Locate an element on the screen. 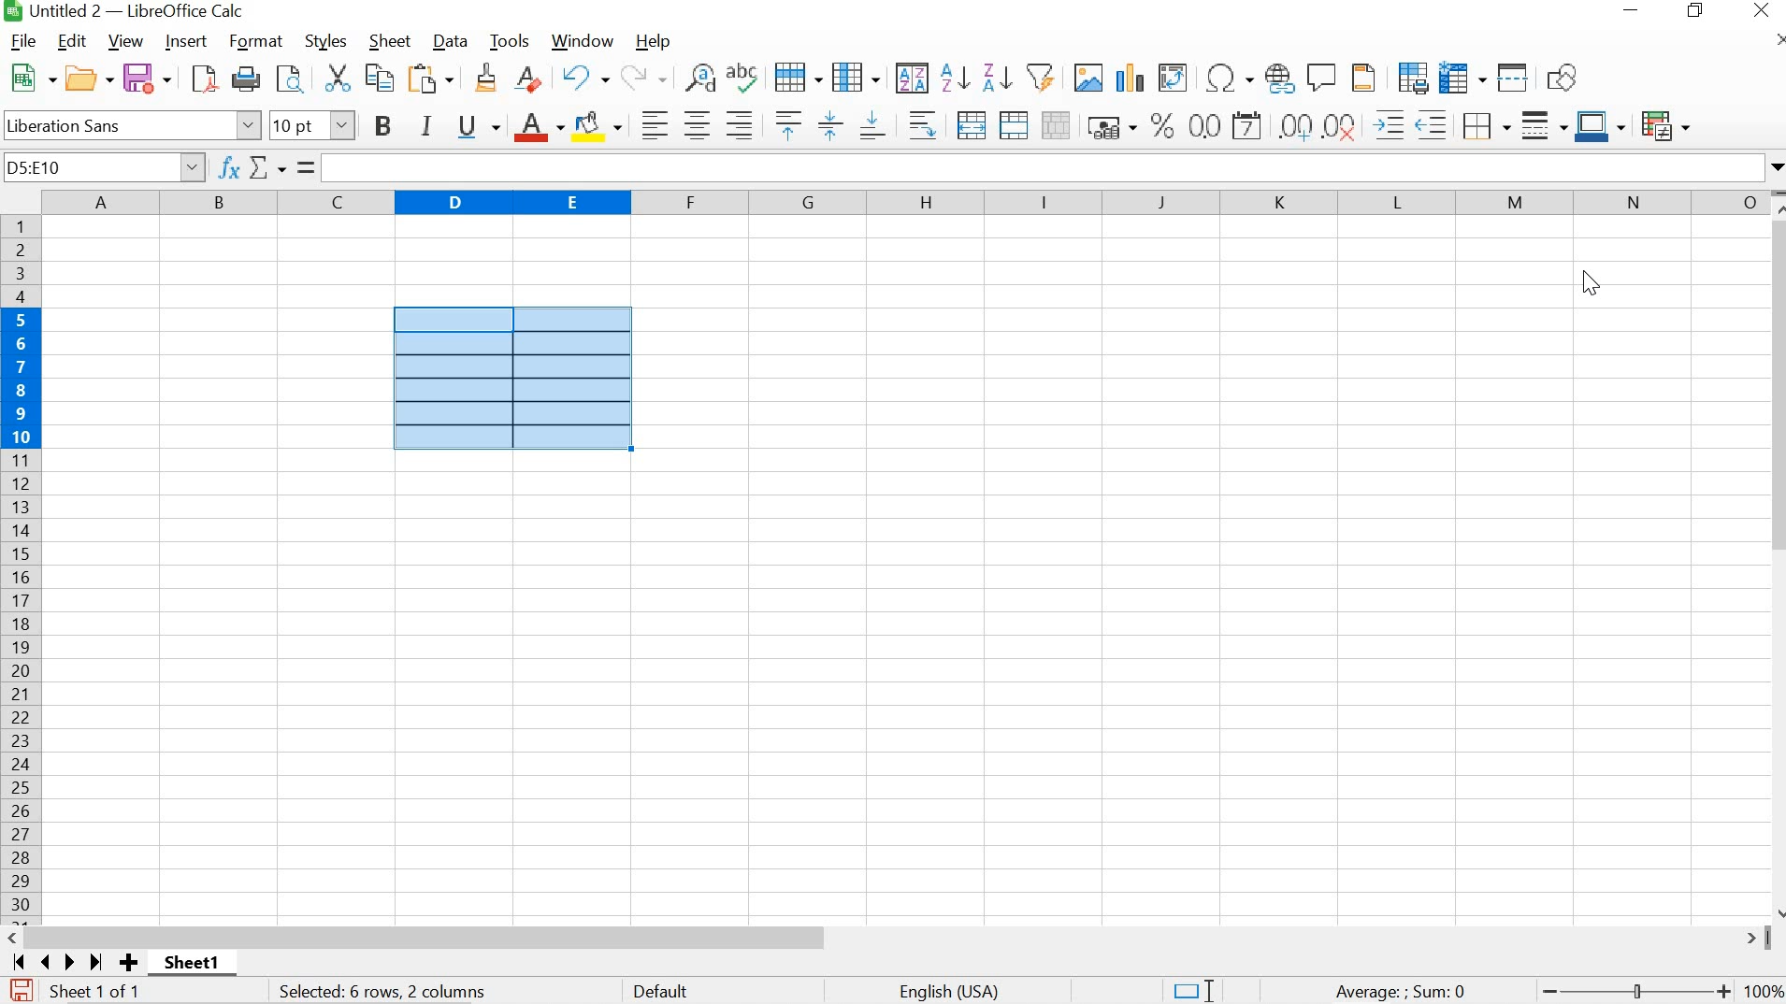 Image resolution: width=1786 pixels, height=1004 pixels. add sheeT is located at coordinates (127, 963).